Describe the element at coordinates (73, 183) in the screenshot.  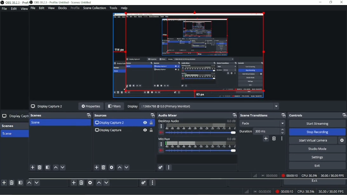
I see `Add source` at that location.